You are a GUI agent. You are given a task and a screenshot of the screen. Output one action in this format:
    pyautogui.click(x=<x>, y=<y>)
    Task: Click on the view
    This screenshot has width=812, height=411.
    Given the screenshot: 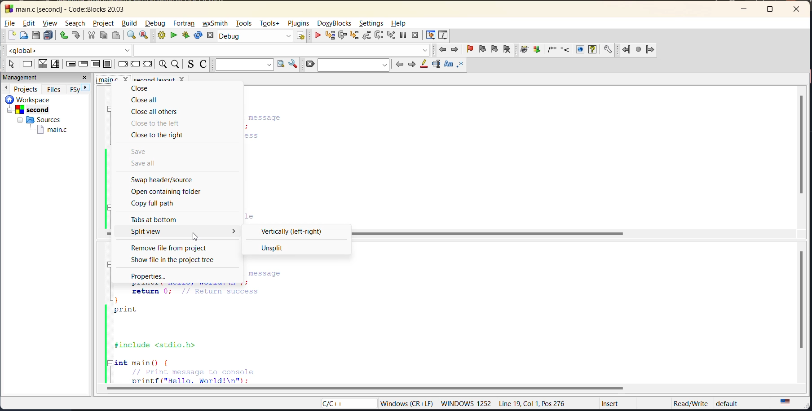 What is the action you would take?
    pyautogui.click(x=51, y=24)
    